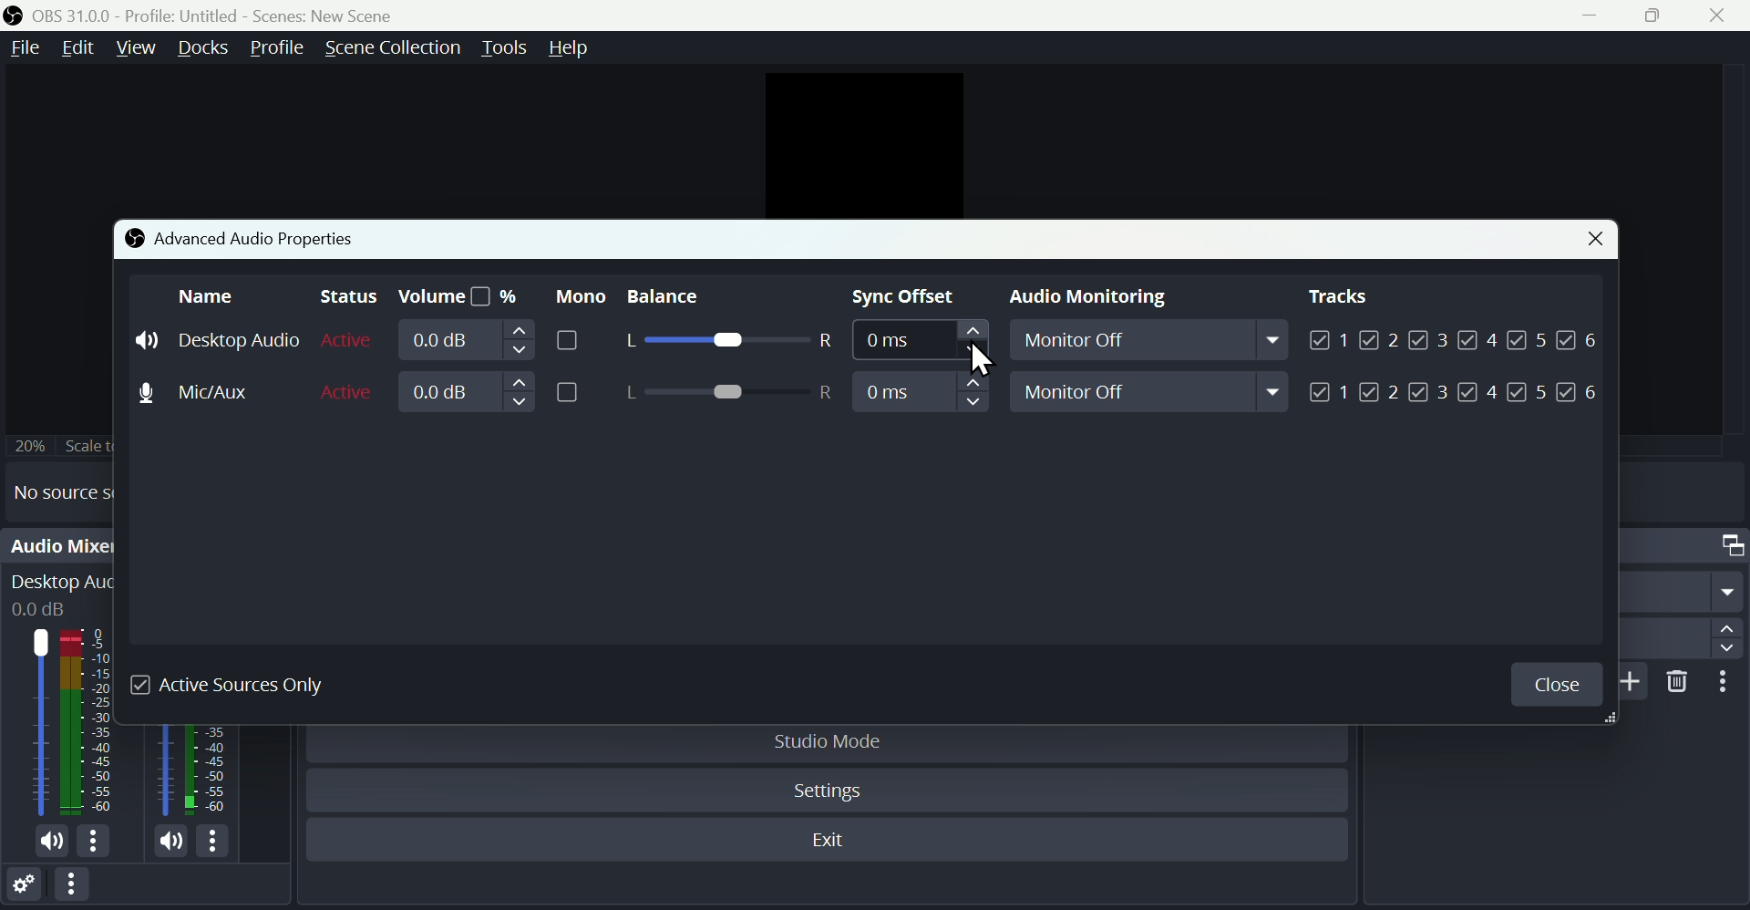 This screenshot has width=1750, height=910. I want to click on Desktop audio, so click(218, 340).